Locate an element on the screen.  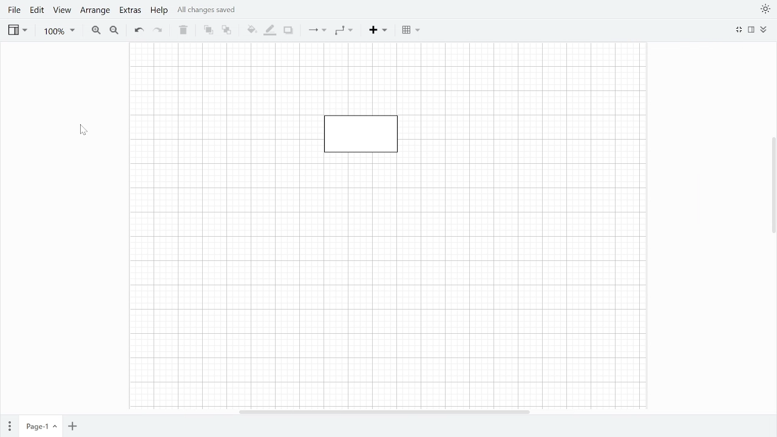
current page is located at coordinates (40, 425).